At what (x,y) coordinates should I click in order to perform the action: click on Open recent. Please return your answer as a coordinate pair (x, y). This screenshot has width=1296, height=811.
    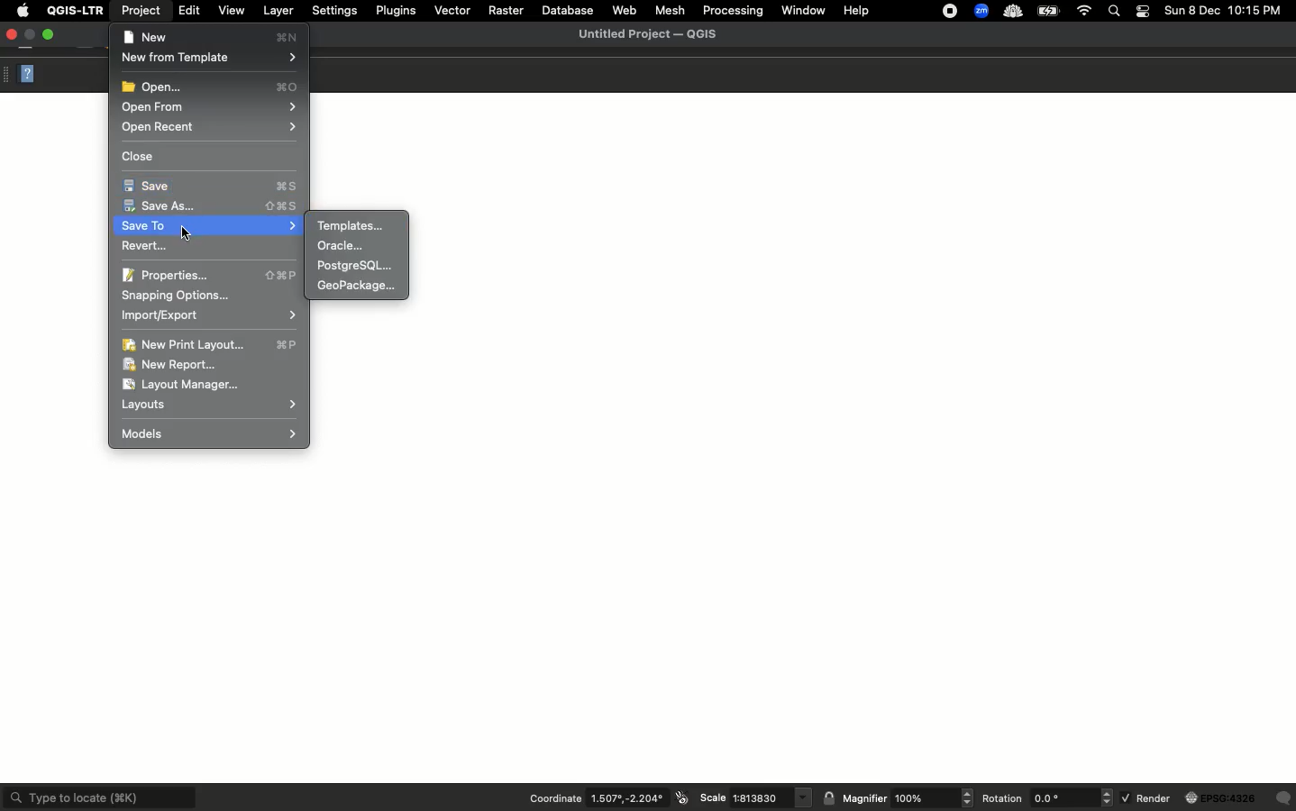
    Looking at the image, I should click on (212, 128).